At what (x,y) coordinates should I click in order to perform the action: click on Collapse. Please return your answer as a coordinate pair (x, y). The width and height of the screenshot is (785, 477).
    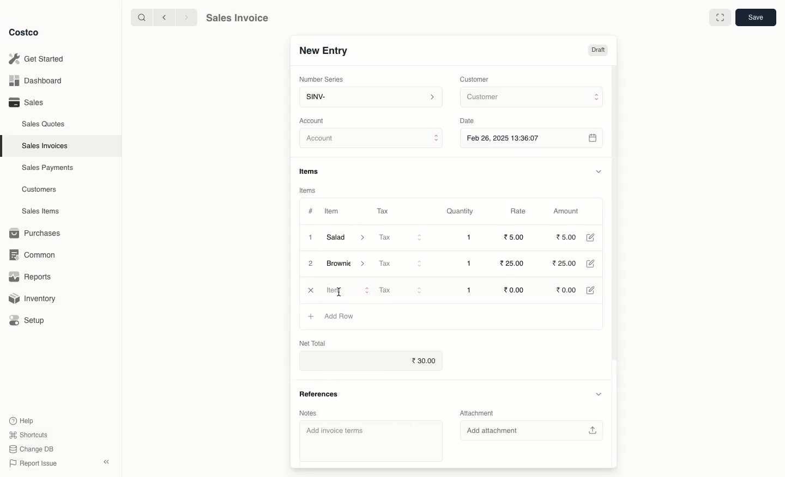
    Looking at the image, I should click on (107, 462).